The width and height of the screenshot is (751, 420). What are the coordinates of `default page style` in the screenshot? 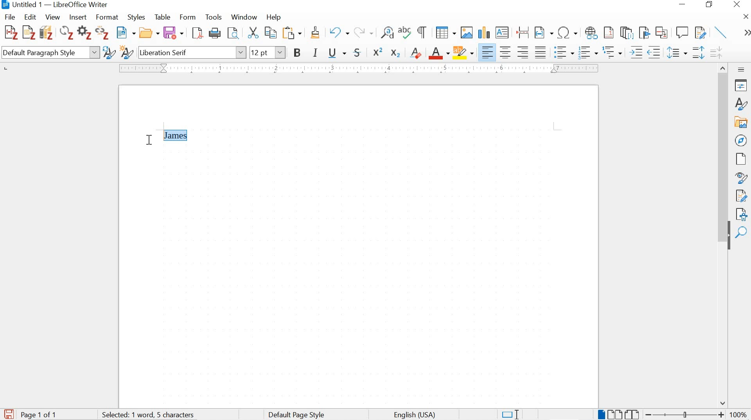 It's located at (298, 415).